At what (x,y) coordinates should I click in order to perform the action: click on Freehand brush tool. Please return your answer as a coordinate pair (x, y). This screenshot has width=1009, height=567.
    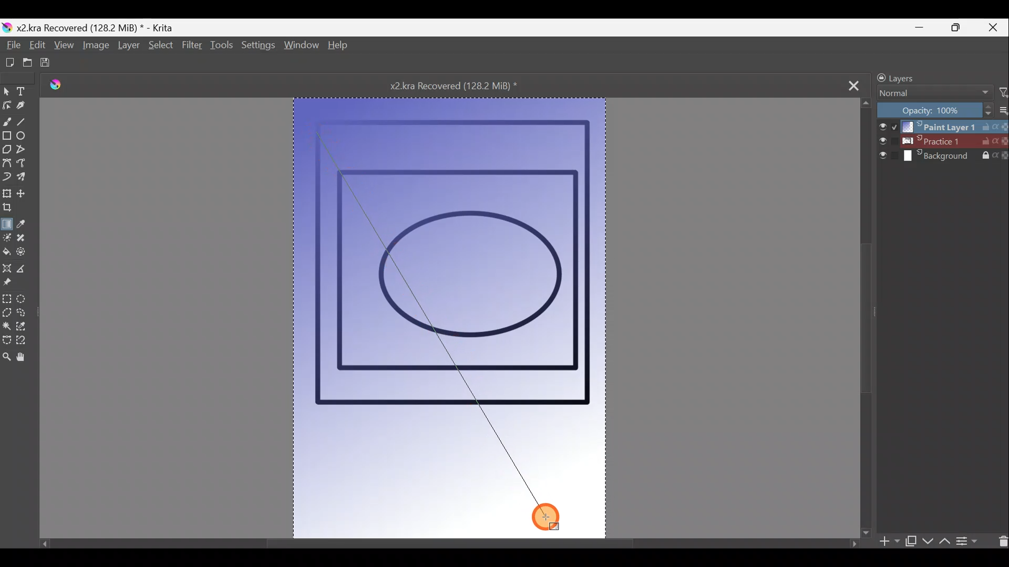
    Looking at the image, I should click on (7, 121).